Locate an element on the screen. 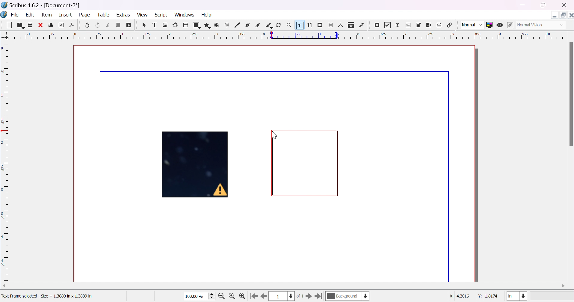 The height and width of the screenshot is (302, 574). ruler is located at coordinates (5, 162).